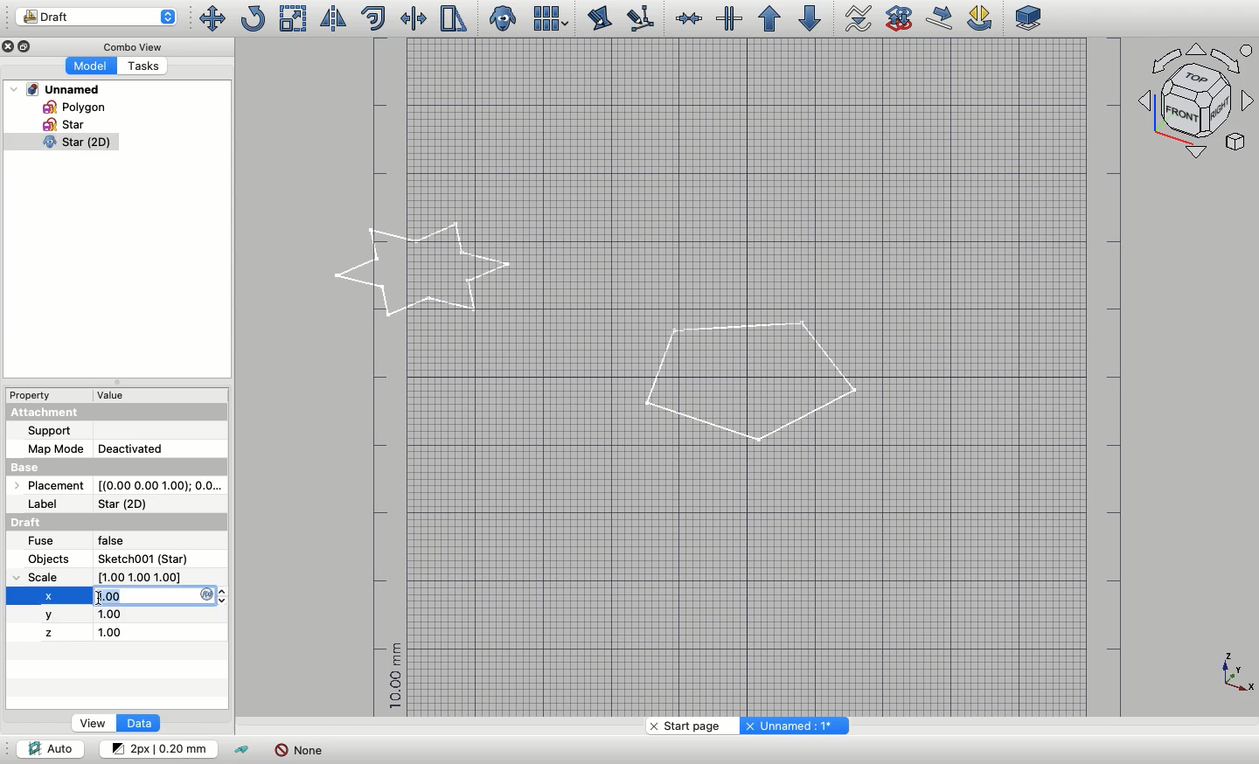 The image size is (1259, 764). Describe the element at coordinates (141, 66) in the screenshot. I see `Tasks` at that location.